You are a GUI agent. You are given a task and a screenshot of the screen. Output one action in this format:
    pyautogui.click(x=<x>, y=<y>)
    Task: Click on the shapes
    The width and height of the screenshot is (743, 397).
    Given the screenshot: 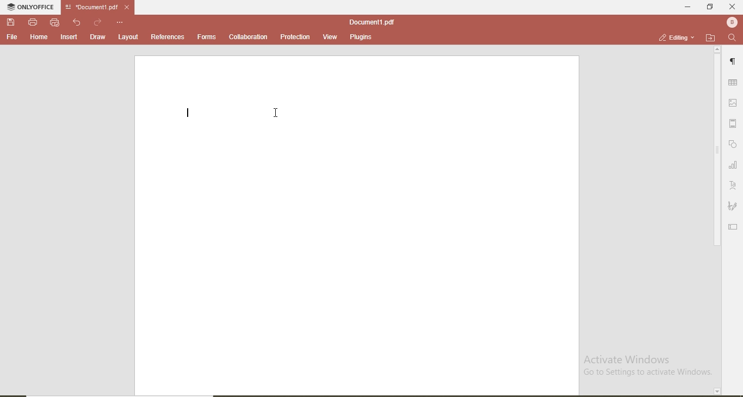 What is the action you would take?
    pyautogui.click(x=734, y=144)
    